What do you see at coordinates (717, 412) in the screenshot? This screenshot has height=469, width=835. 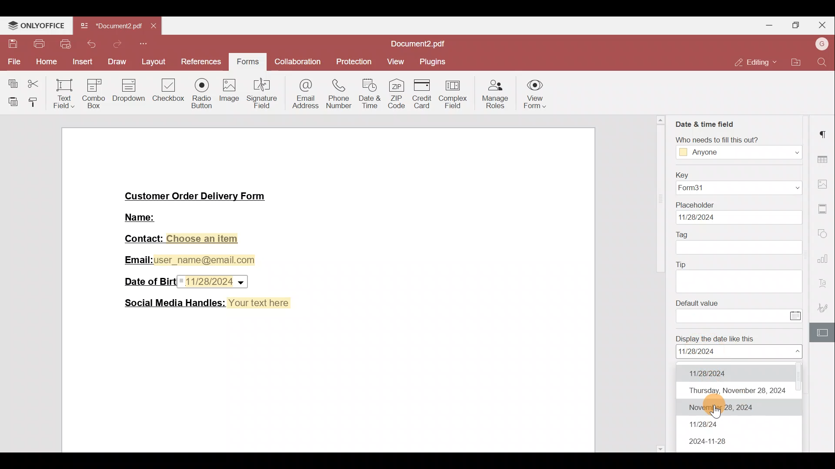 I see `cursor` at bounding box center [717, 412].